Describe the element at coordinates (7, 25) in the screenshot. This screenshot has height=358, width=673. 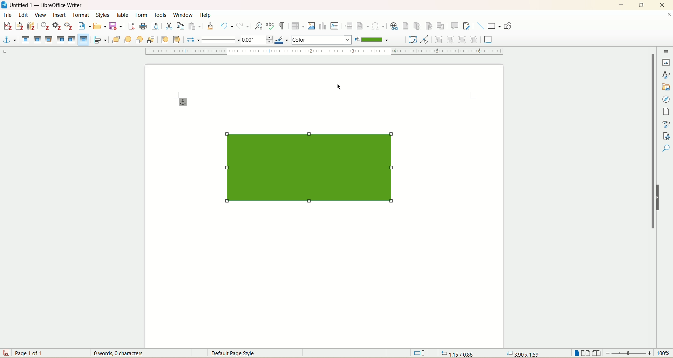
I see `add citation` at that location.